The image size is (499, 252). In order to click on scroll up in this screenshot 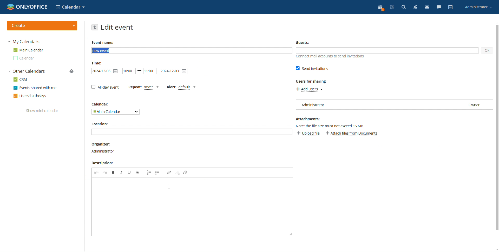, I will do `click(496, 22)`.